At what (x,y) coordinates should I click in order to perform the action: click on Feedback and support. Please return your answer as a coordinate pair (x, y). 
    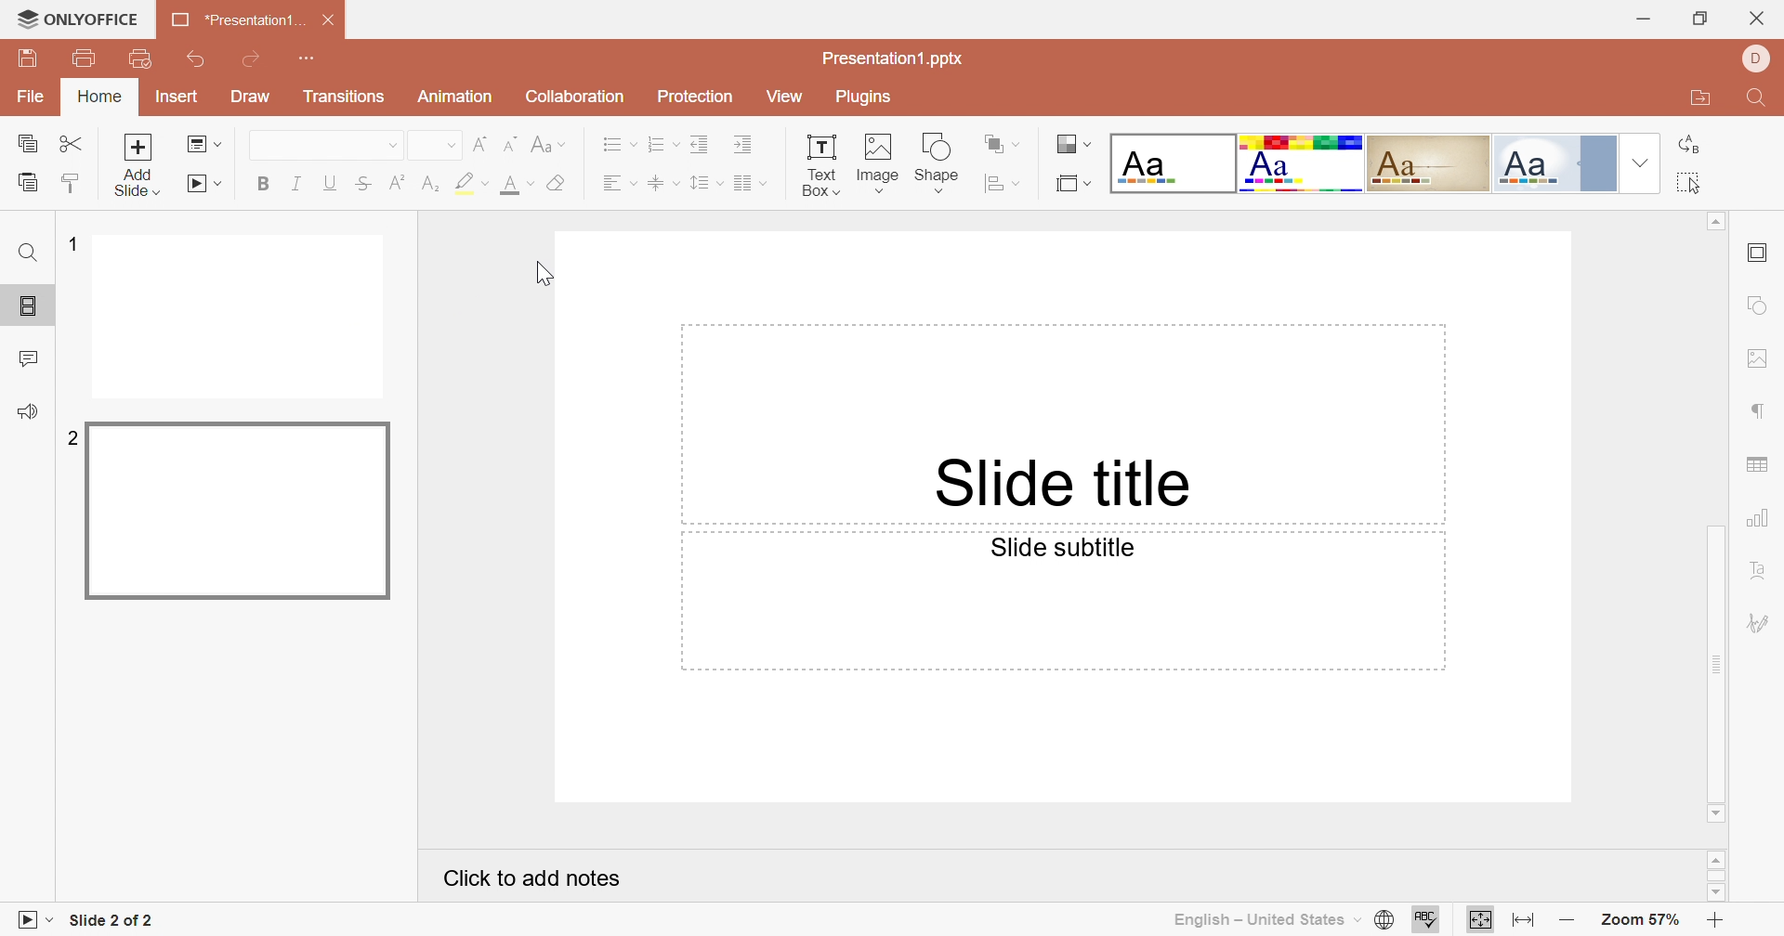
    Looking at the image, I should click on (31, 409).